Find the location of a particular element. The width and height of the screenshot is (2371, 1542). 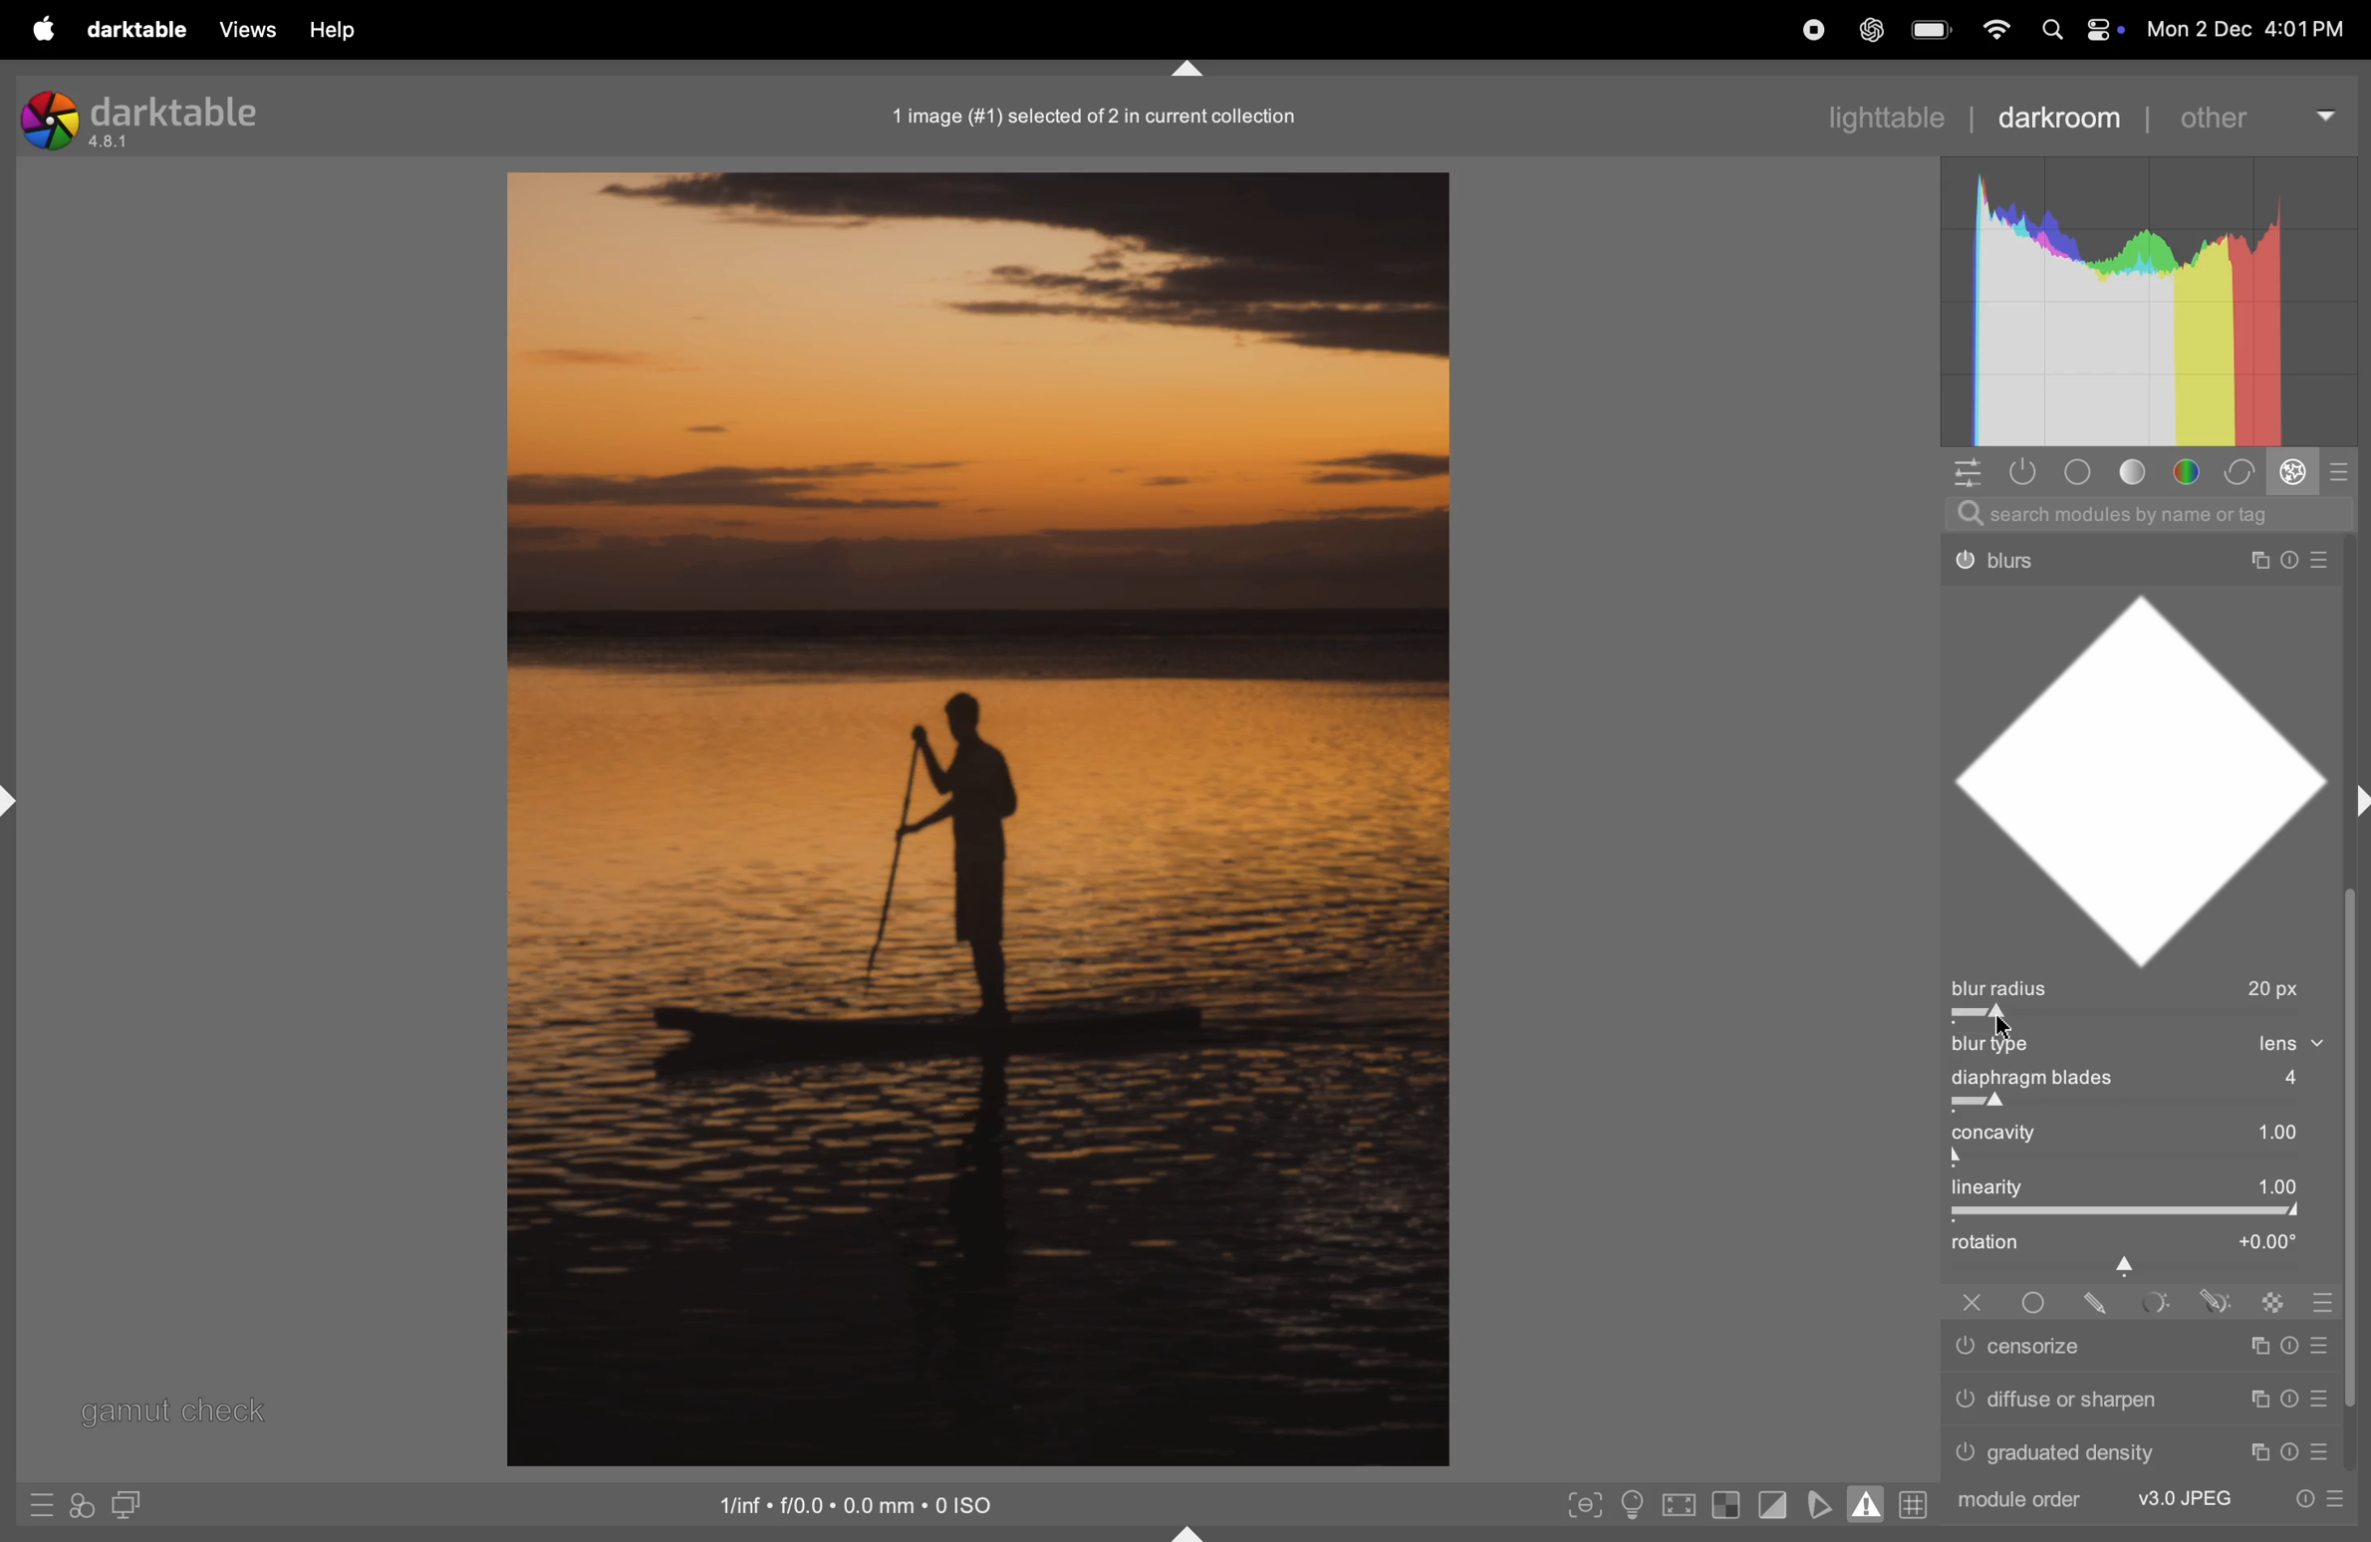

toggle bar is located at coordinates (2148, 1160).